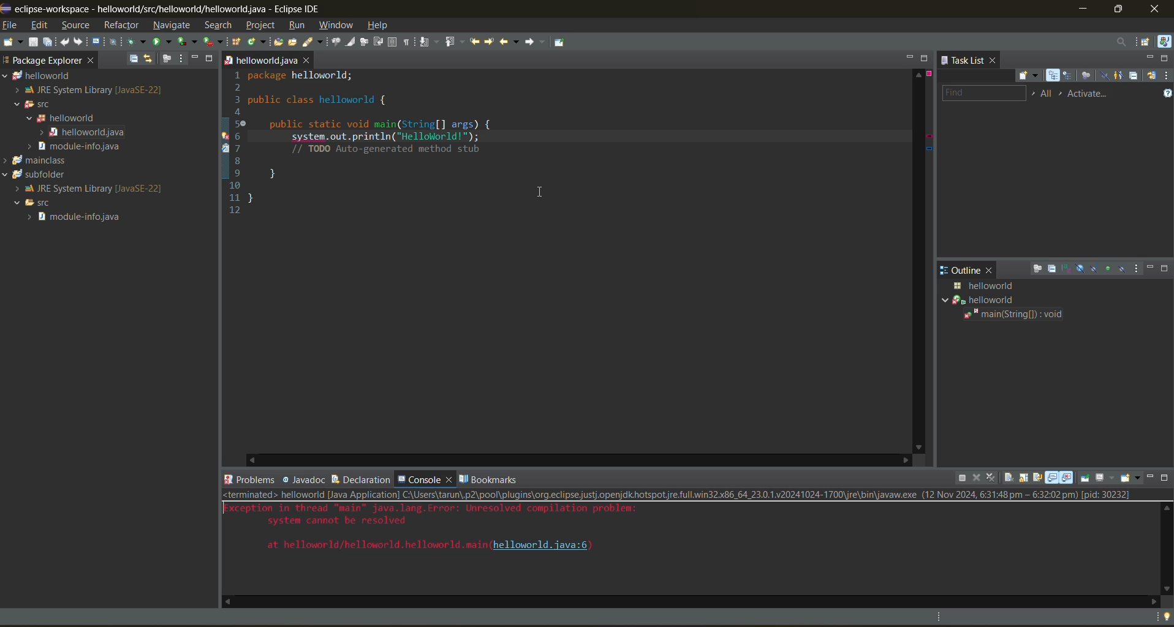 The height and width of the screenshot is (627, 1174). Describe the element at coordinates (41, 61) in the screenshot. I see `package explorer` at that location.